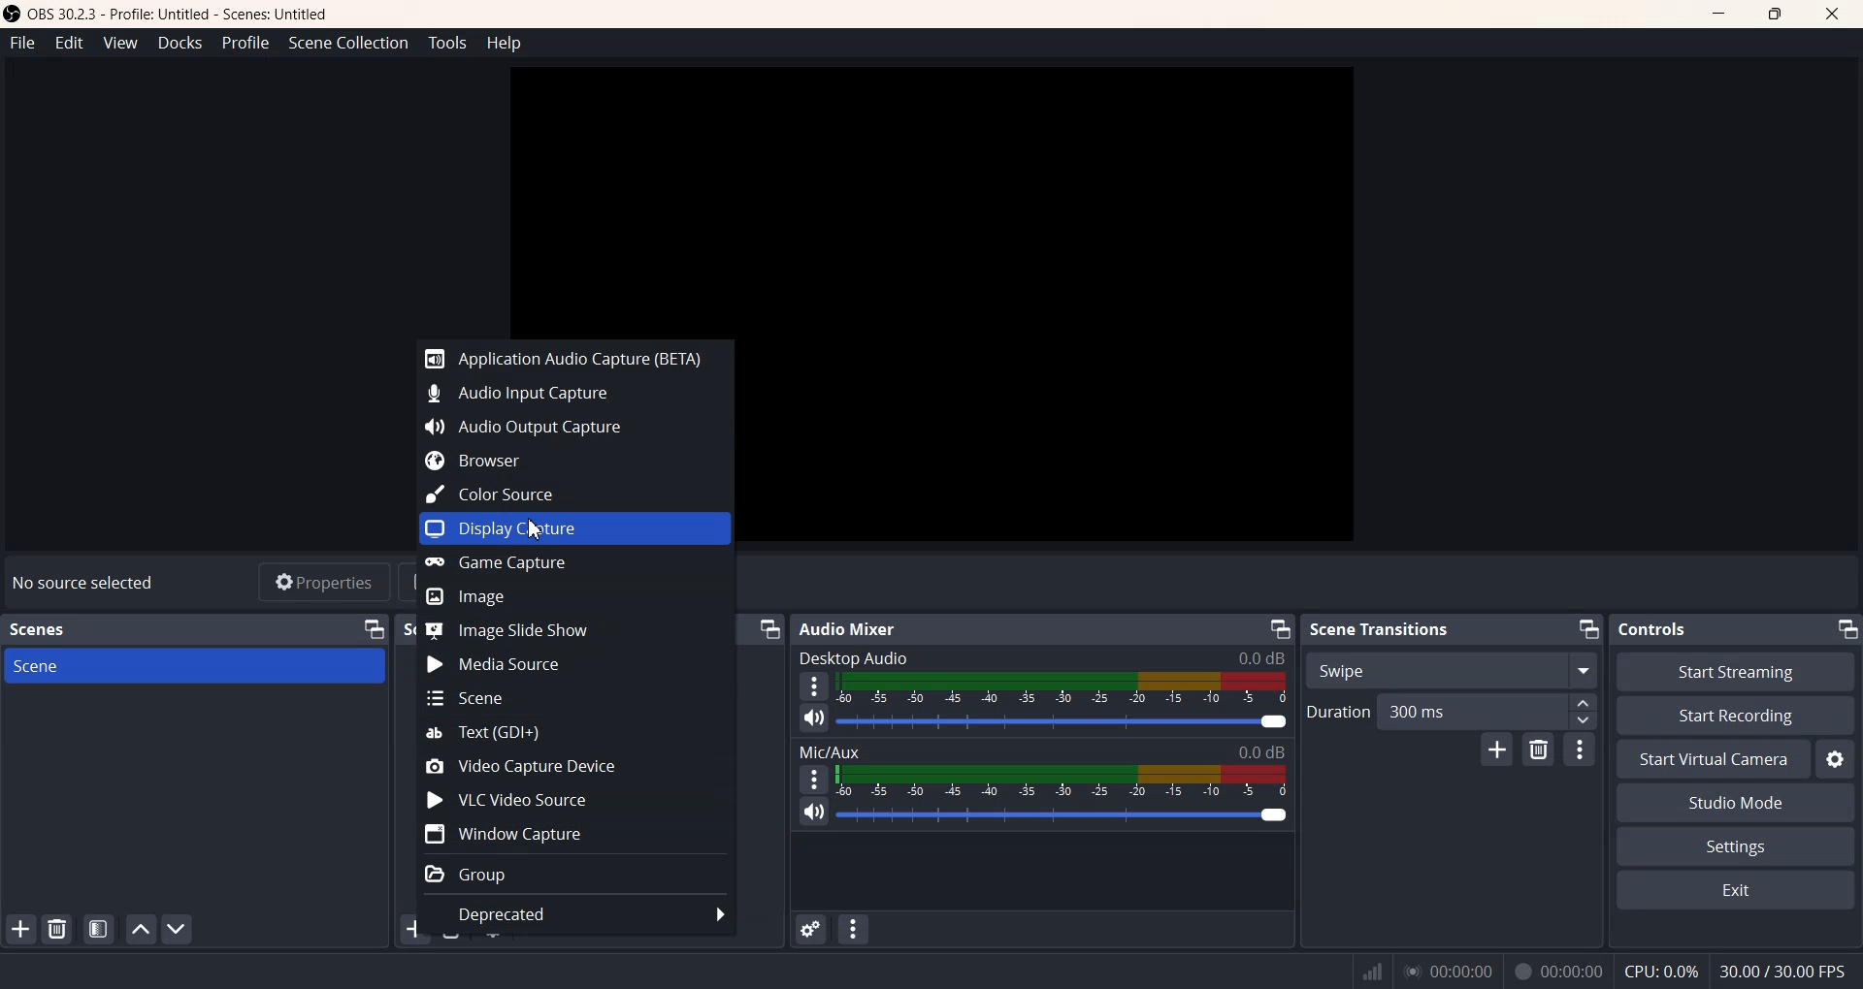  Describe the element at coordinates (1845, 628) in the screenshot. I see `Minimize` at that location.